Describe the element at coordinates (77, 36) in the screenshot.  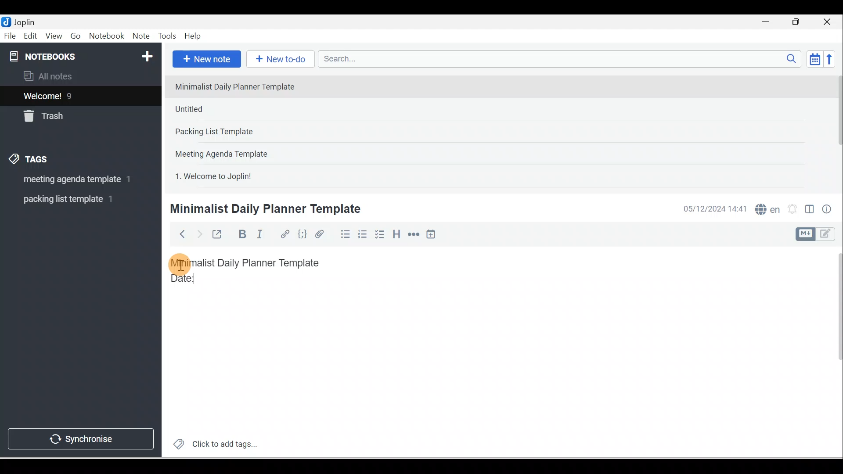
I see `Go` at that location.